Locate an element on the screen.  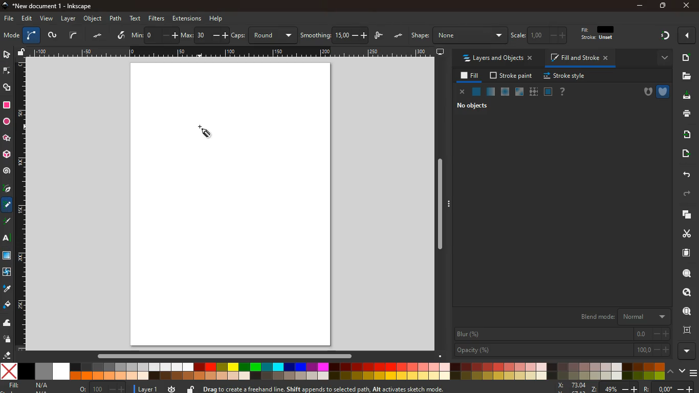
zoom is located at coordinates (625, 387).